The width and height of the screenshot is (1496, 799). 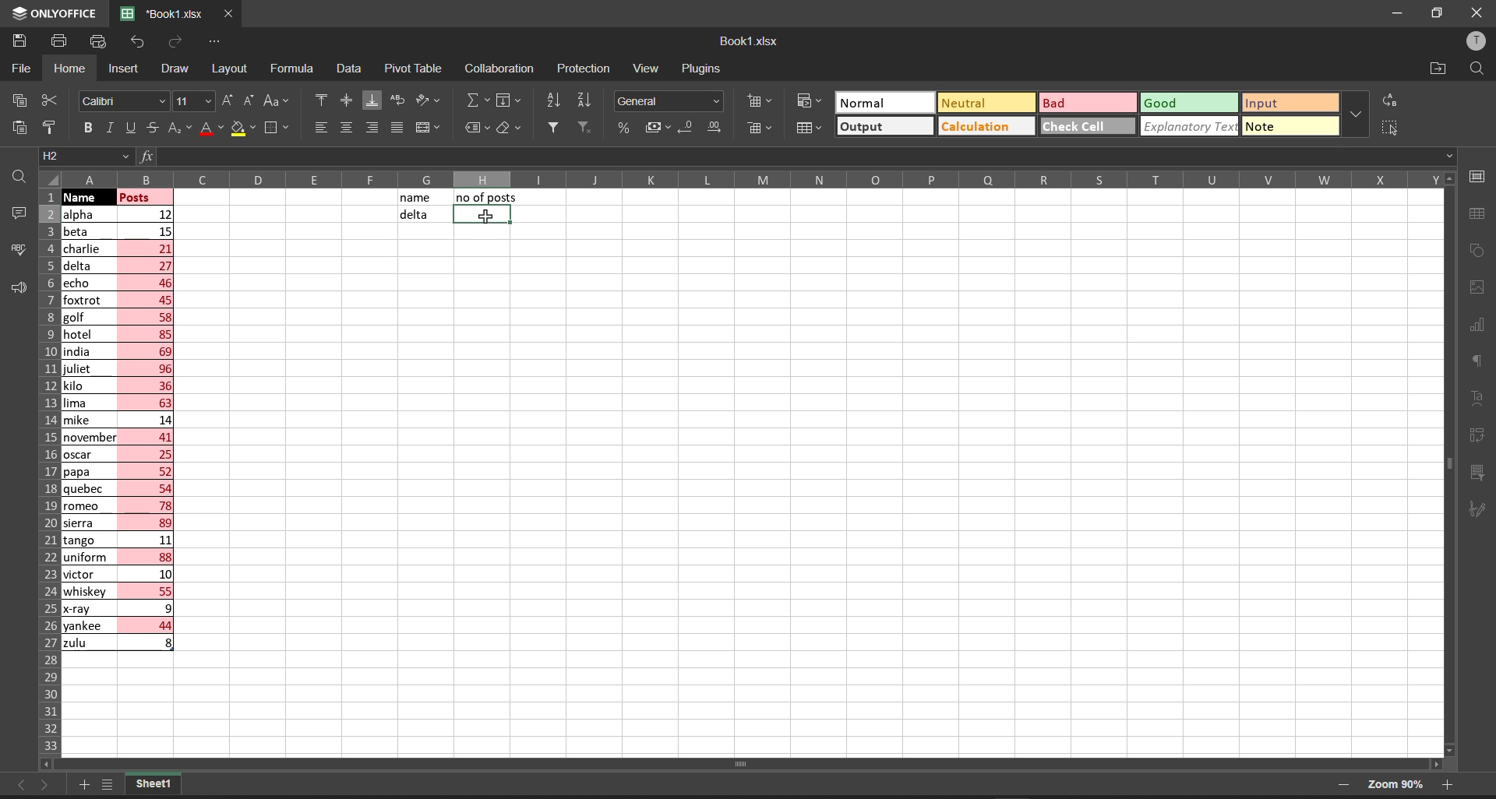 I want to click on insert, so click(x=122, y=69).